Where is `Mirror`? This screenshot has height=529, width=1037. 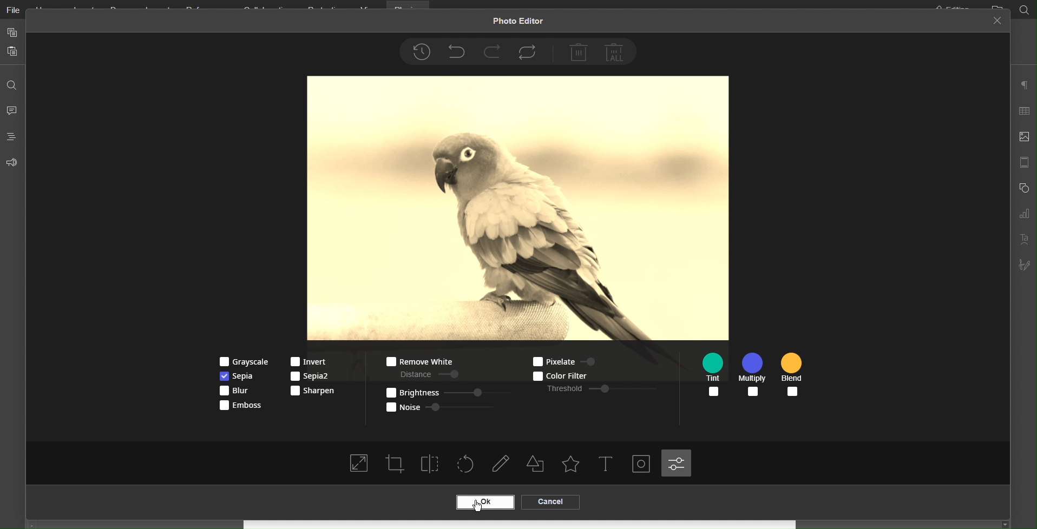
Mirror is located at coordinates (431, 463).